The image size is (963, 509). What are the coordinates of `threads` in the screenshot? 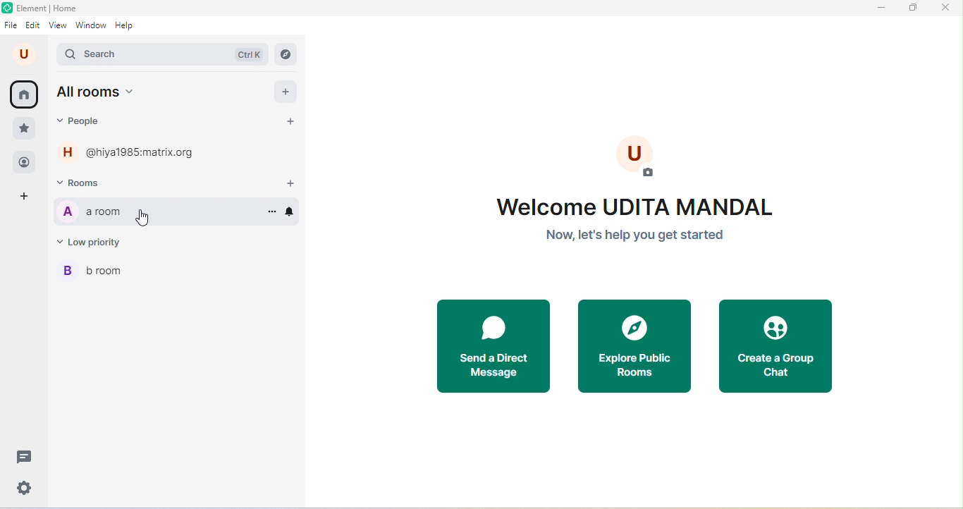 It's located at (25, 458).